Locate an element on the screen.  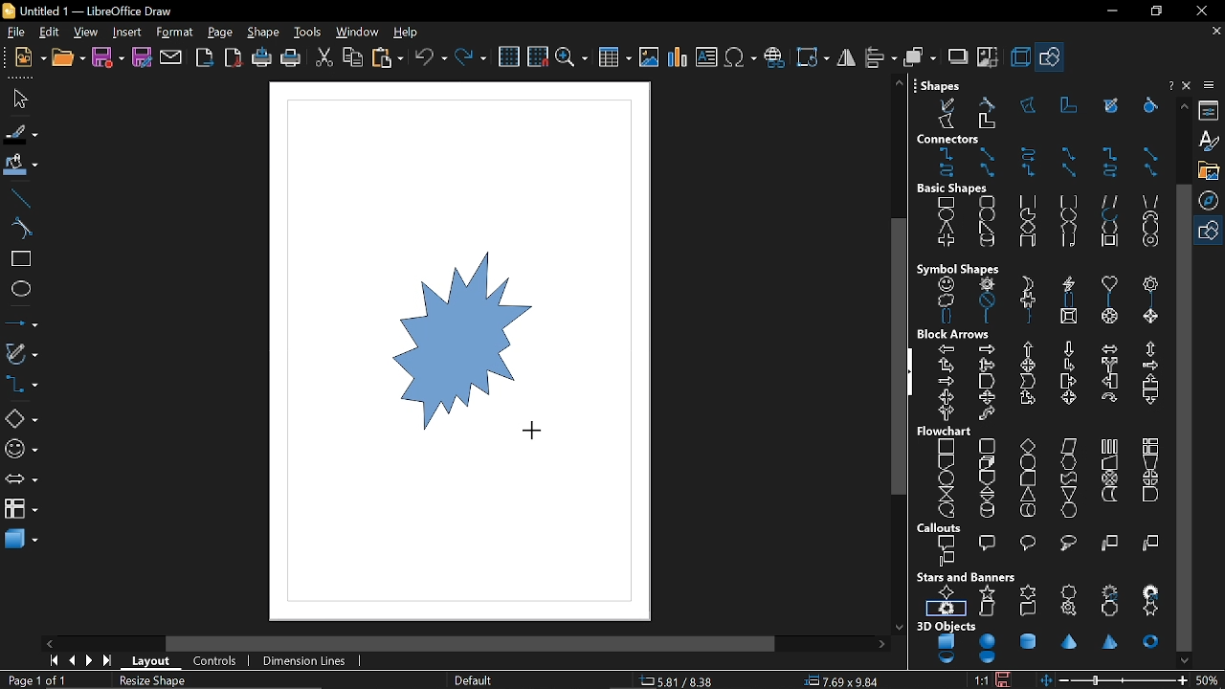
callouts is located at coordinates (1043, 545).